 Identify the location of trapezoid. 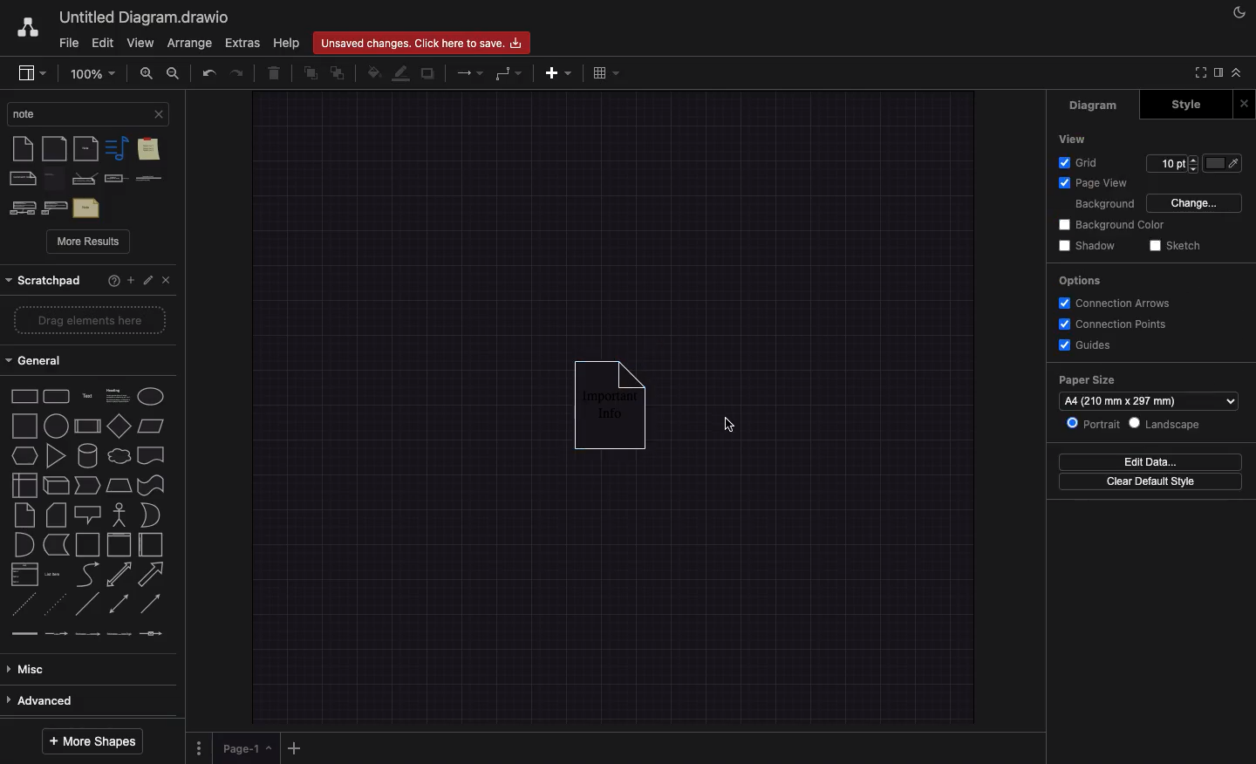
(120, 487).